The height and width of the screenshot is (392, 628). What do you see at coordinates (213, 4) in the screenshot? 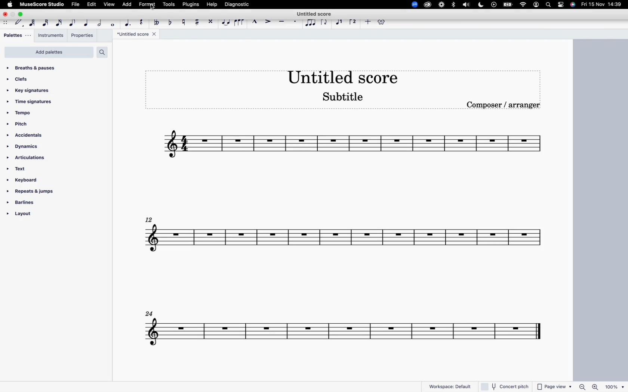
I see `help` at bounding box center [213, 4].